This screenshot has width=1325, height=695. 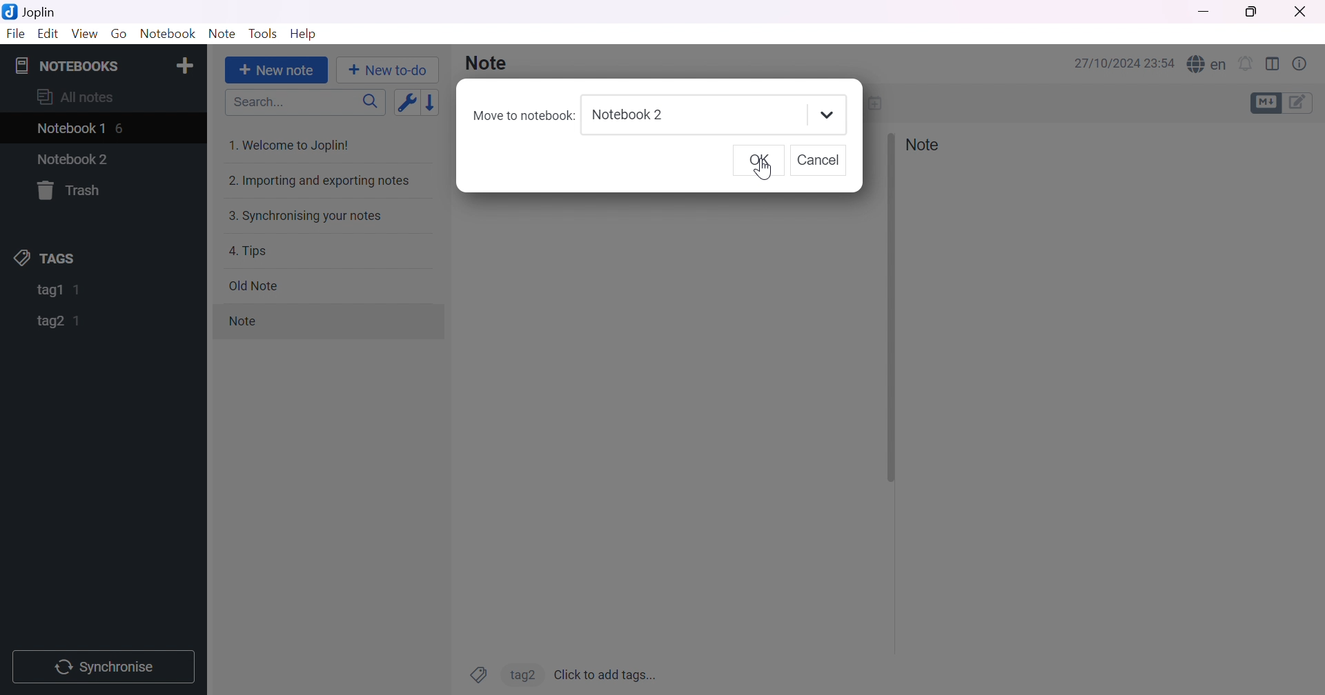 What do you see at coordinates (101, 665) in the screenshot?
I see `Synchronise` at bounding box center [101, 665].